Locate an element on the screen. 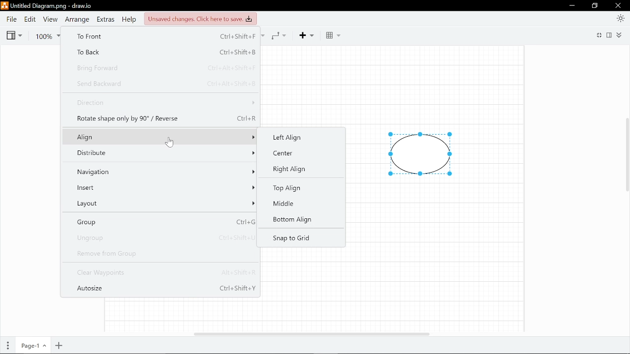 The height and width of the screenshot is (354, 630). Group is located at coordinates (162, 221).